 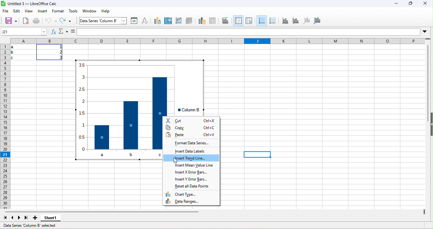 I want to click on select chart element, so click(x=122, y=20).